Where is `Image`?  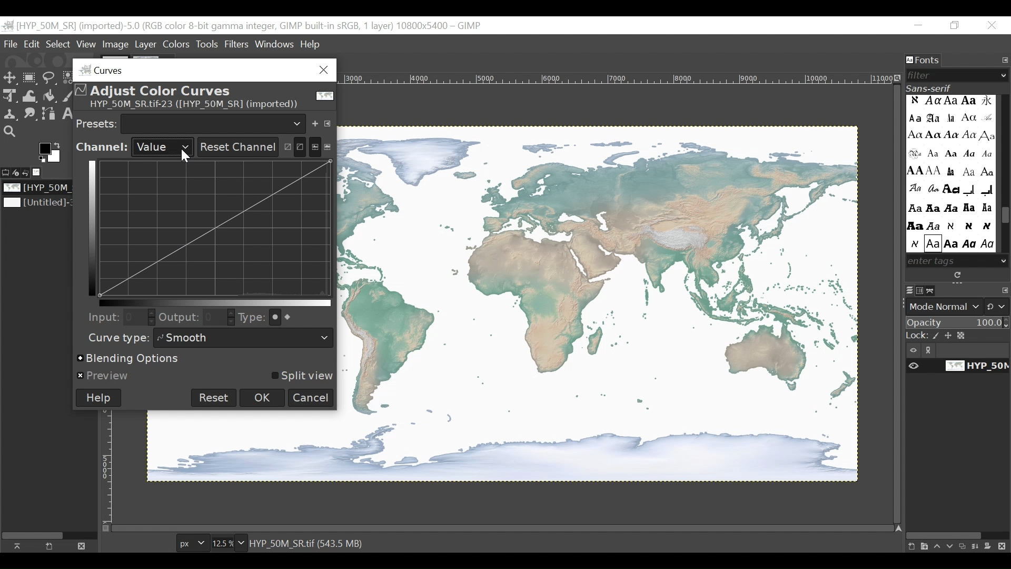 Image is located at coordinates (38, 203).